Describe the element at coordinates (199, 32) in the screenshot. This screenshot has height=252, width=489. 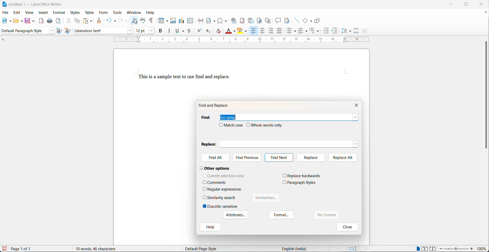
I see `superscript` at that location.